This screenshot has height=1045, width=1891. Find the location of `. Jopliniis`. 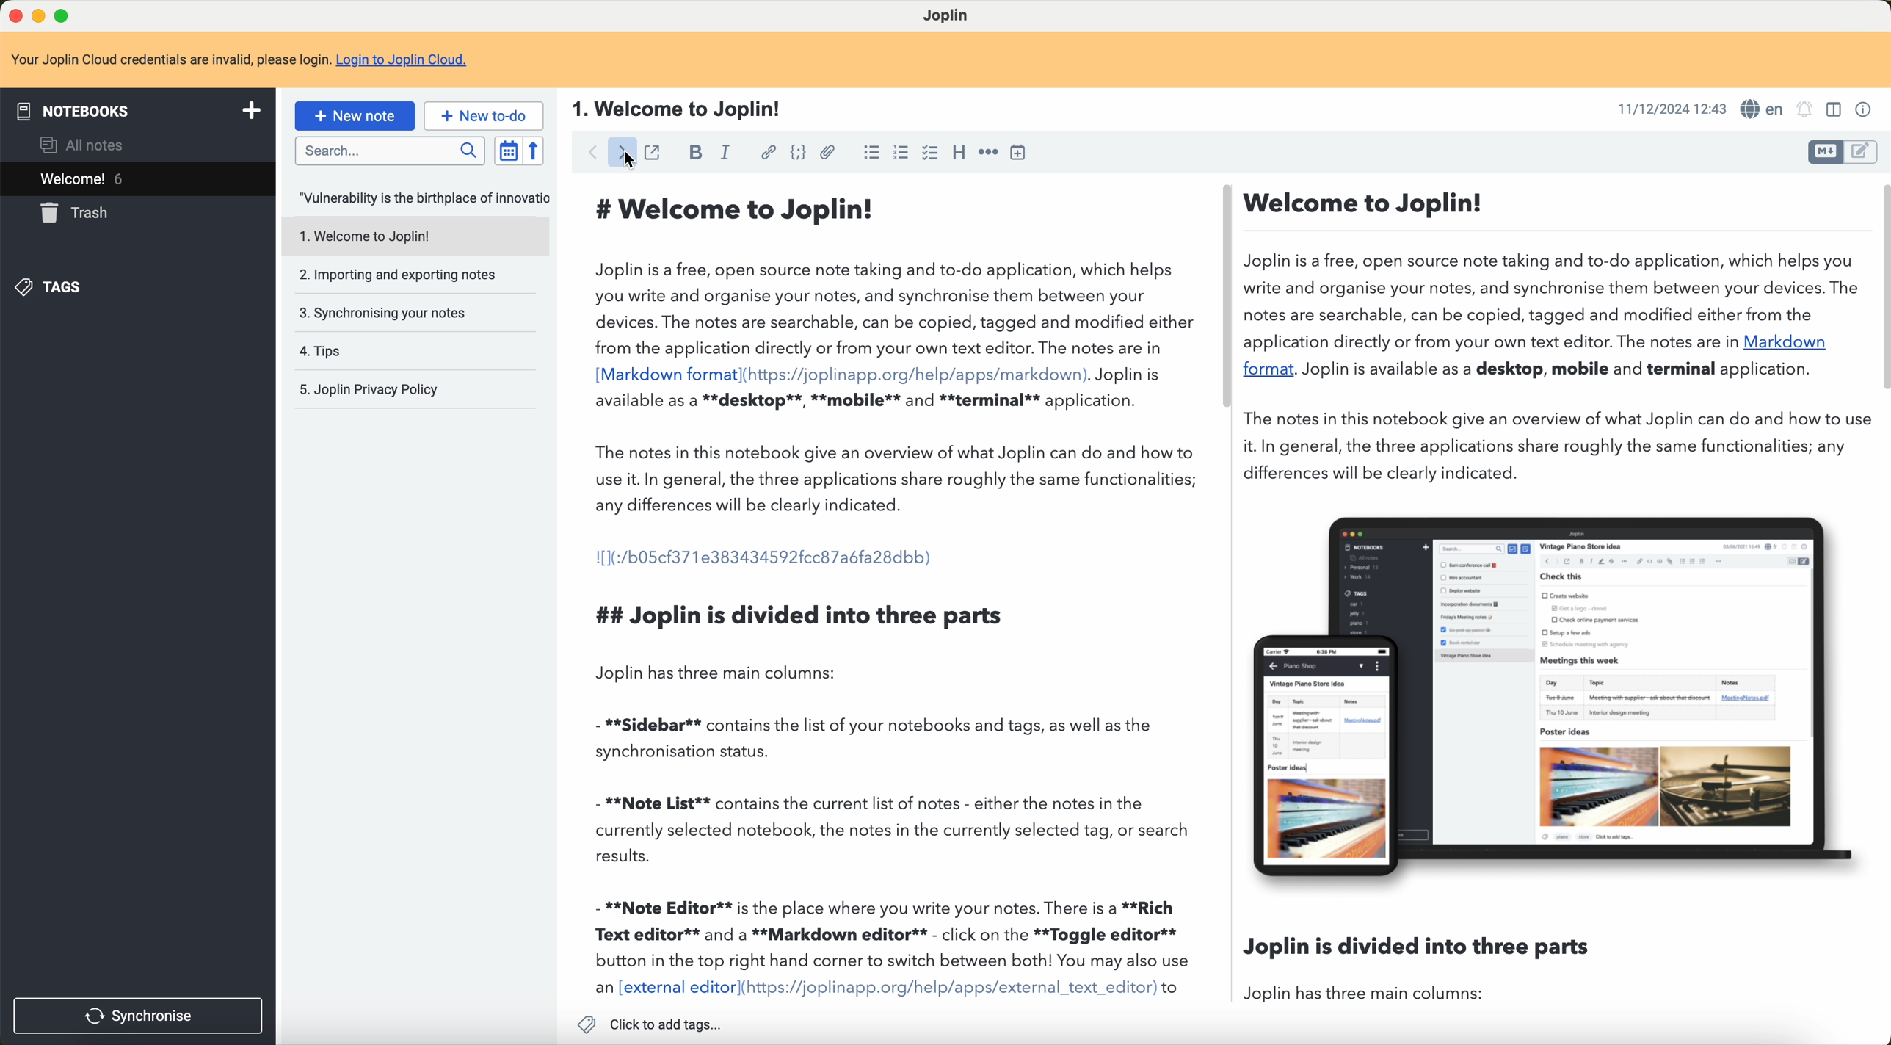

. Jopliniis is located at coordinates (1127, 374).